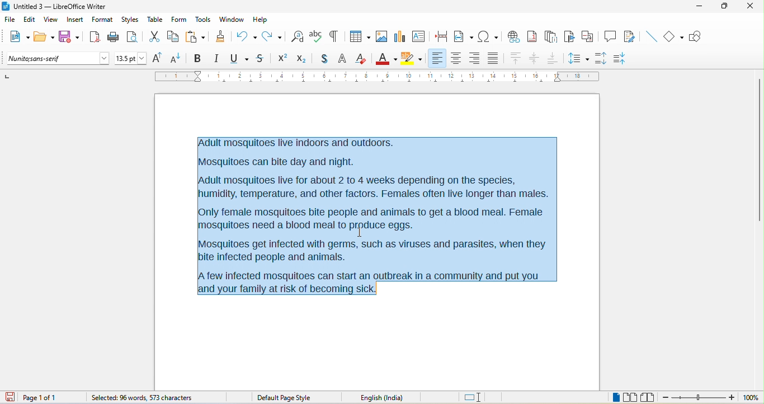 The height and width of the screenshot is (404, 764). What do you see at coordinates (456, 59) in the screenshot?
I see `align center` at bounding box center [456, 59].